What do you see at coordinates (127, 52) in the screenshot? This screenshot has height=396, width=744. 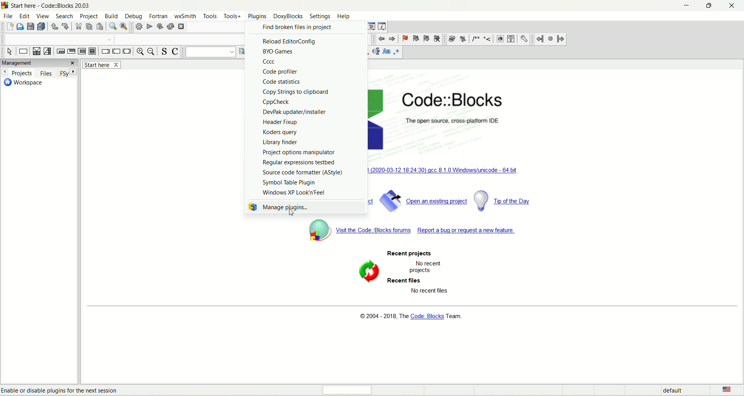 I see `return instruction` at bounding box center [127, 52].